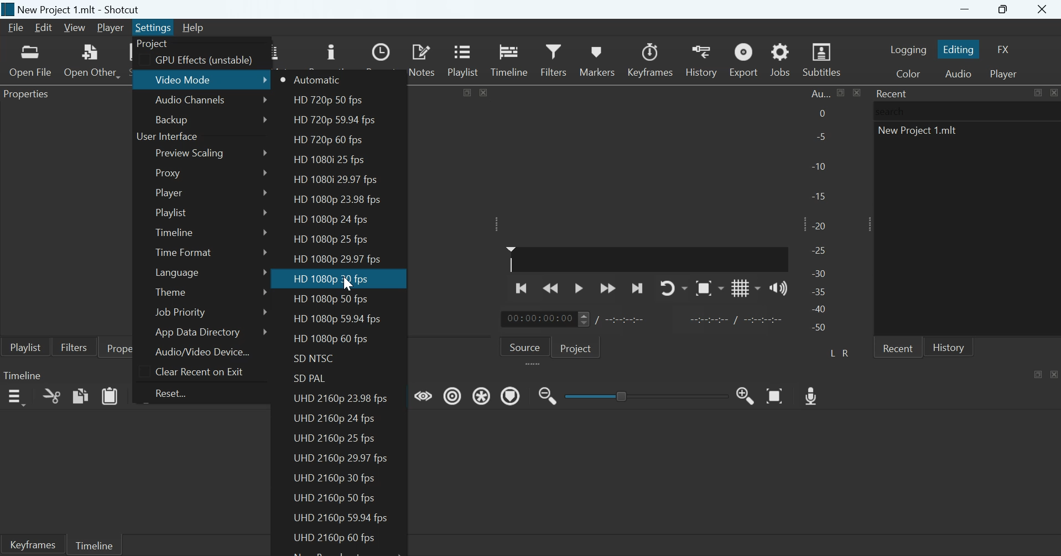 Image resolution: width=1061 pixels, height=556 pixels. I want to click on Edit, so click(43, 28).